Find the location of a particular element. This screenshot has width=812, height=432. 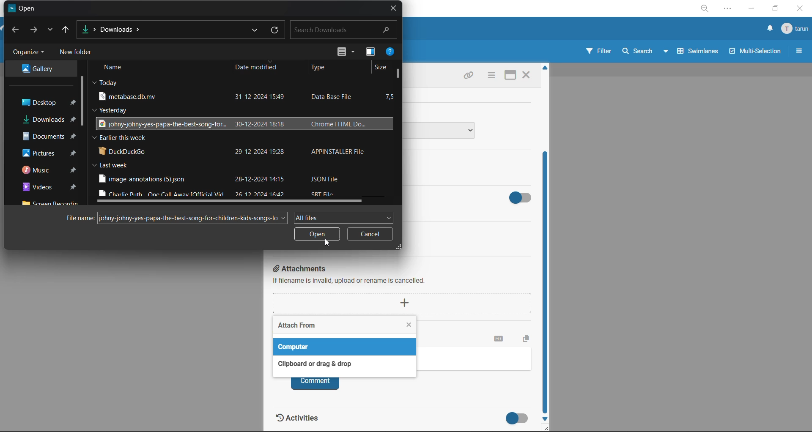

documents is located at coordinates (42, 137).